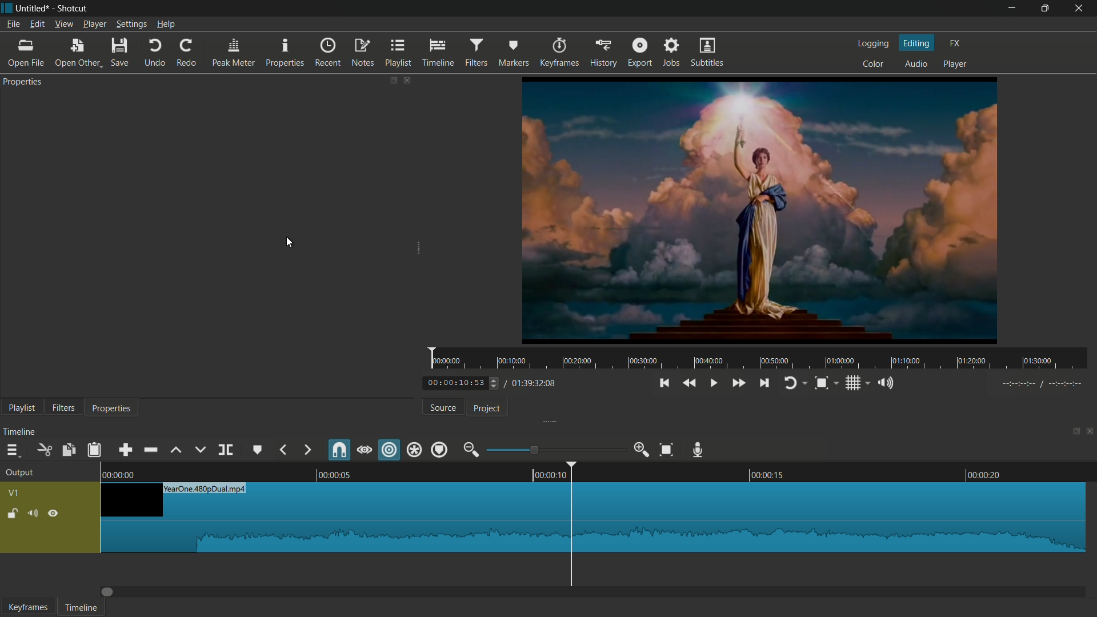 The width and height of the screenshot is (1097, 617). I want to click on editing, so click(916, 42).